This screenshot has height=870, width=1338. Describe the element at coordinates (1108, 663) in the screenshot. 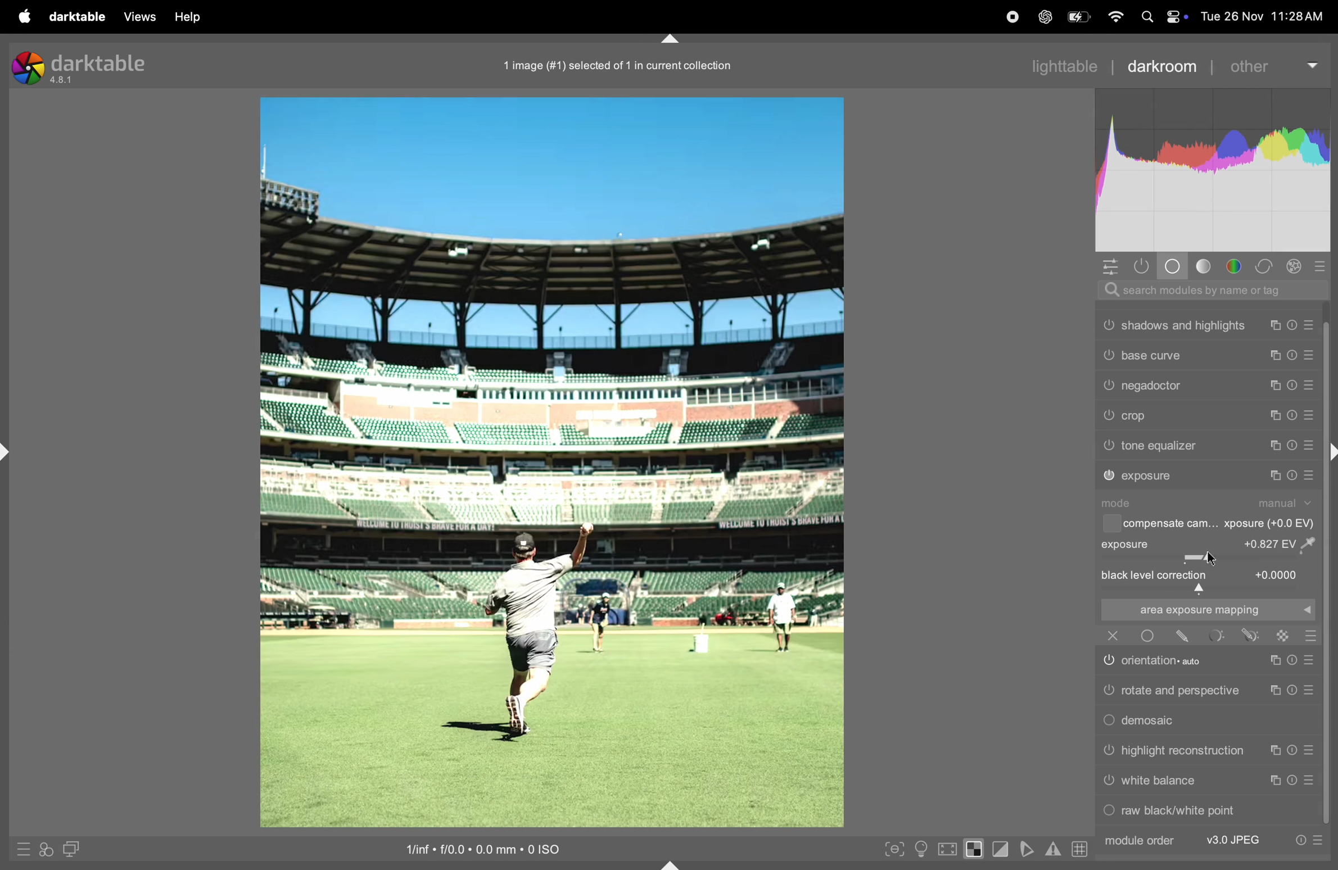

I see `Switch on or off` at that location.